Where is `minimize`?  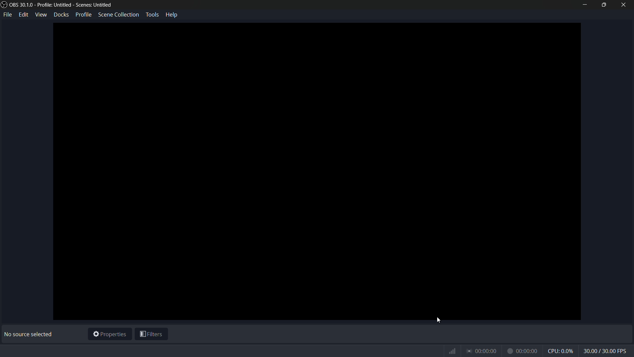 minimize is located at coordinates (584, 5).